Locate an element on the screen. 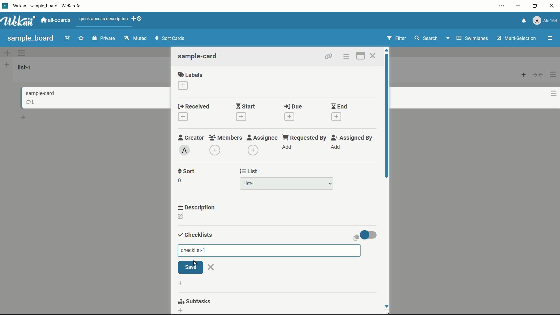 This screenshot has width=560, height=315.  Muted is located at coordinates (136, 38).